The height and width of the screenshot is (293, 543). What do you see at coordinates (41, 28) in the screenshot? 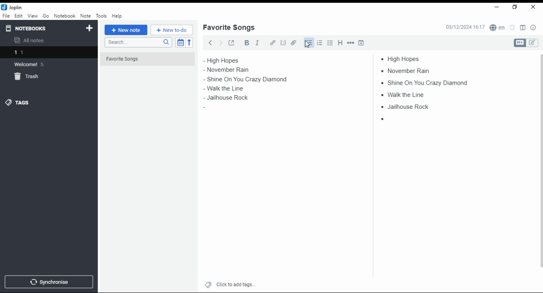
I see `notebooks` at bounding box center [41, 28].